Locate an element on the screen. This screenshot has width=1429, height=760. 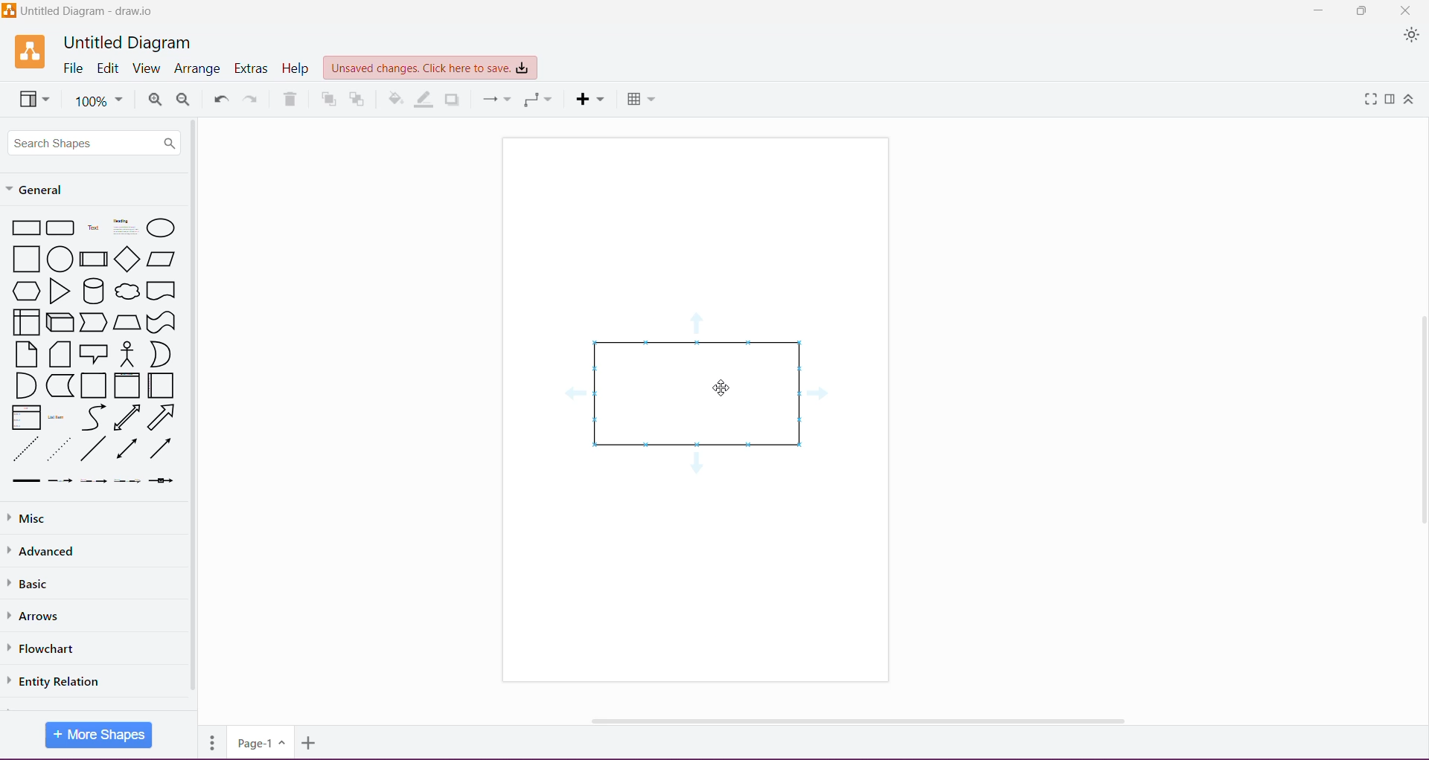
Redo is located at coordinates (253, 97).